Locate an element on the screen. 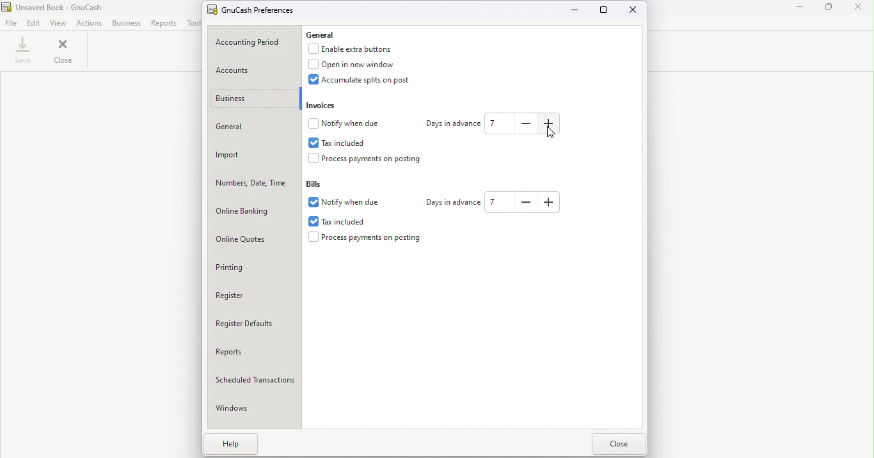  Minimize is located at coordinates (578, 12).